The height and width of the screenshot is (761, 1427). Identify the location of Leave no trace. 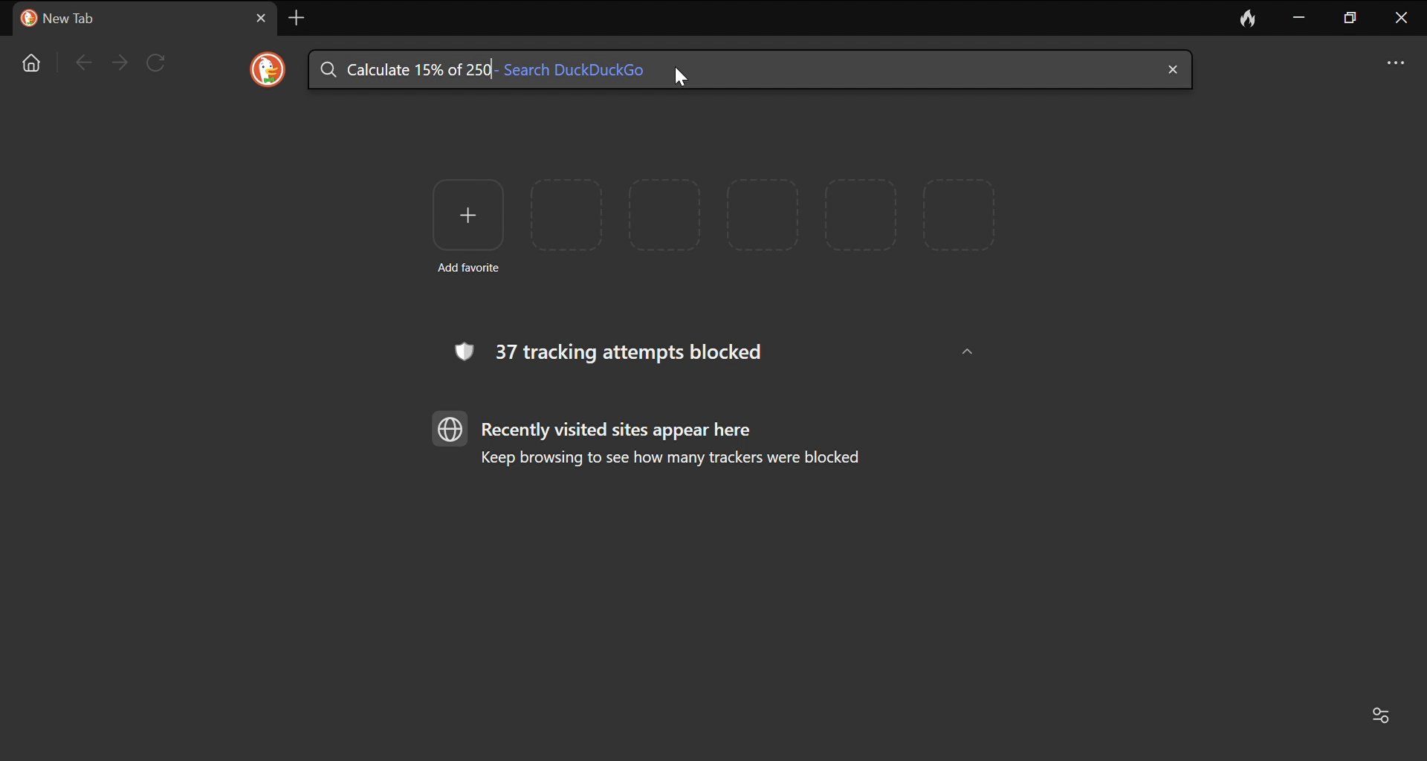
(1249, 17).